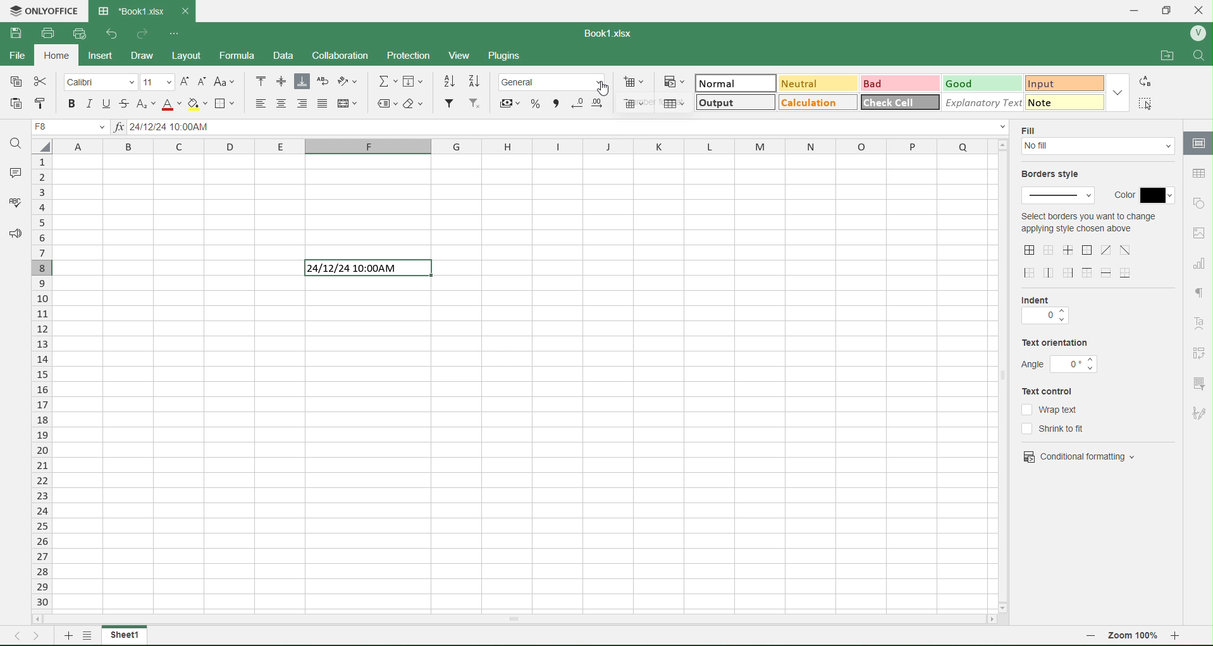 The width and height of the screenshot is (1213, 646). What do you see at coordinates (43, 394) in the screenshot?
I see `Rows Number` at bounding box center [43, 394].